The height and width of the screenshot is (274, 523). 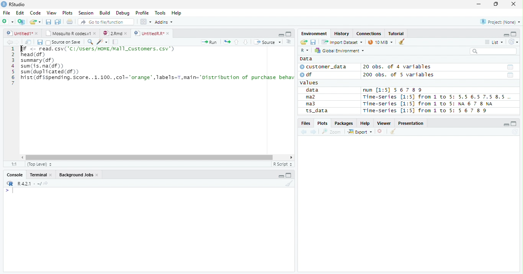 What do you see at coordinates (69, 22) in the screenshot?
I see `Print` at bounding box center [69, 22].